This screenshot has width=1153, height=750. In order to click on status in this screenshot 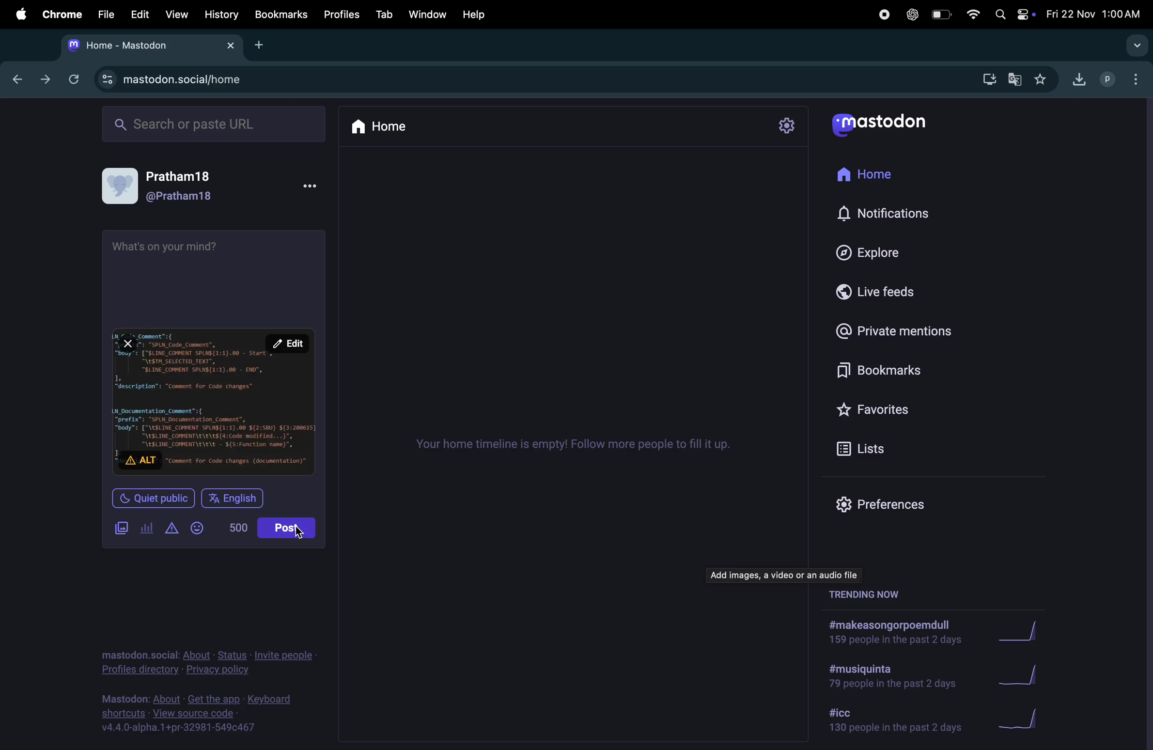, I will do `click(234, 656)`.